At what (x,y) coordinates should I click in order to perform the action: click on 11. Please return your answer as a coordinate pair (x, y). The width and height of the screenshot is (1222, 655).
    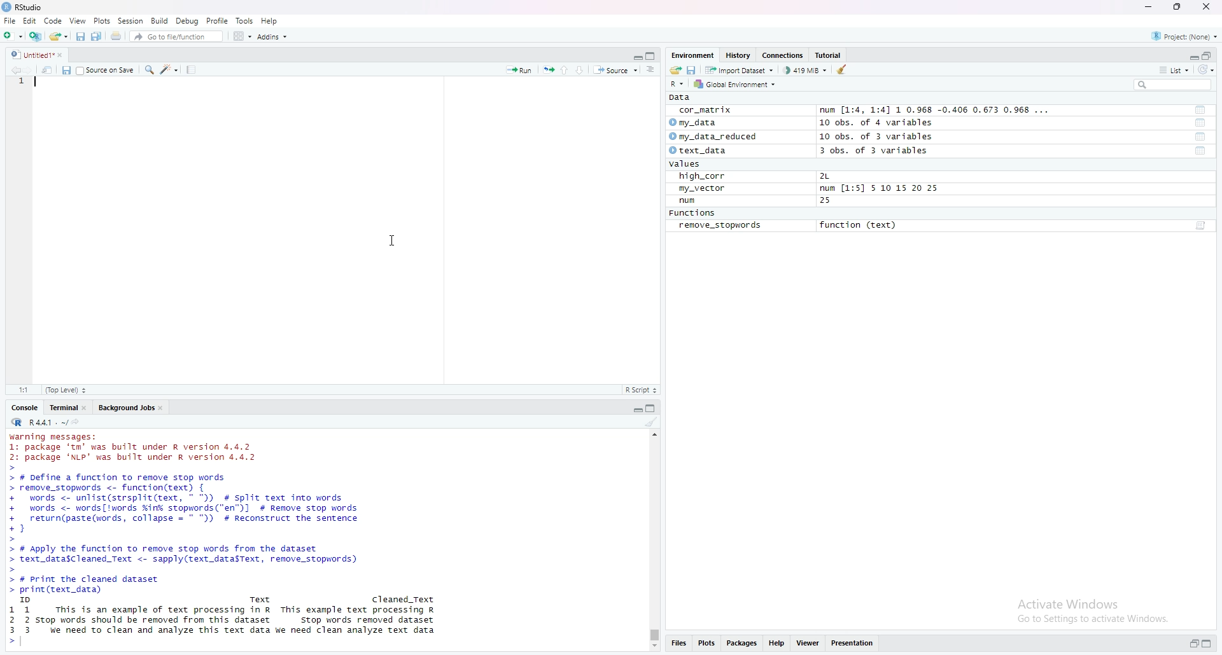
    Looking at the image, I should click on (22, 390).